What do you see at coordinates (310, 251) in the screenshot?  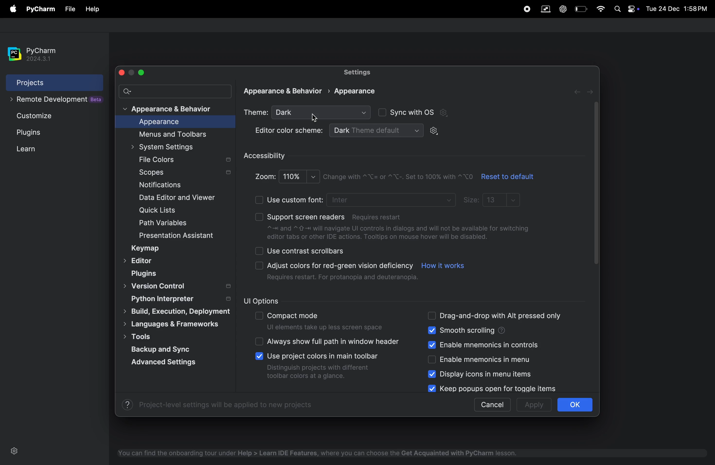 I see `use contrast scrollbar` at bounding box center [310, 251].